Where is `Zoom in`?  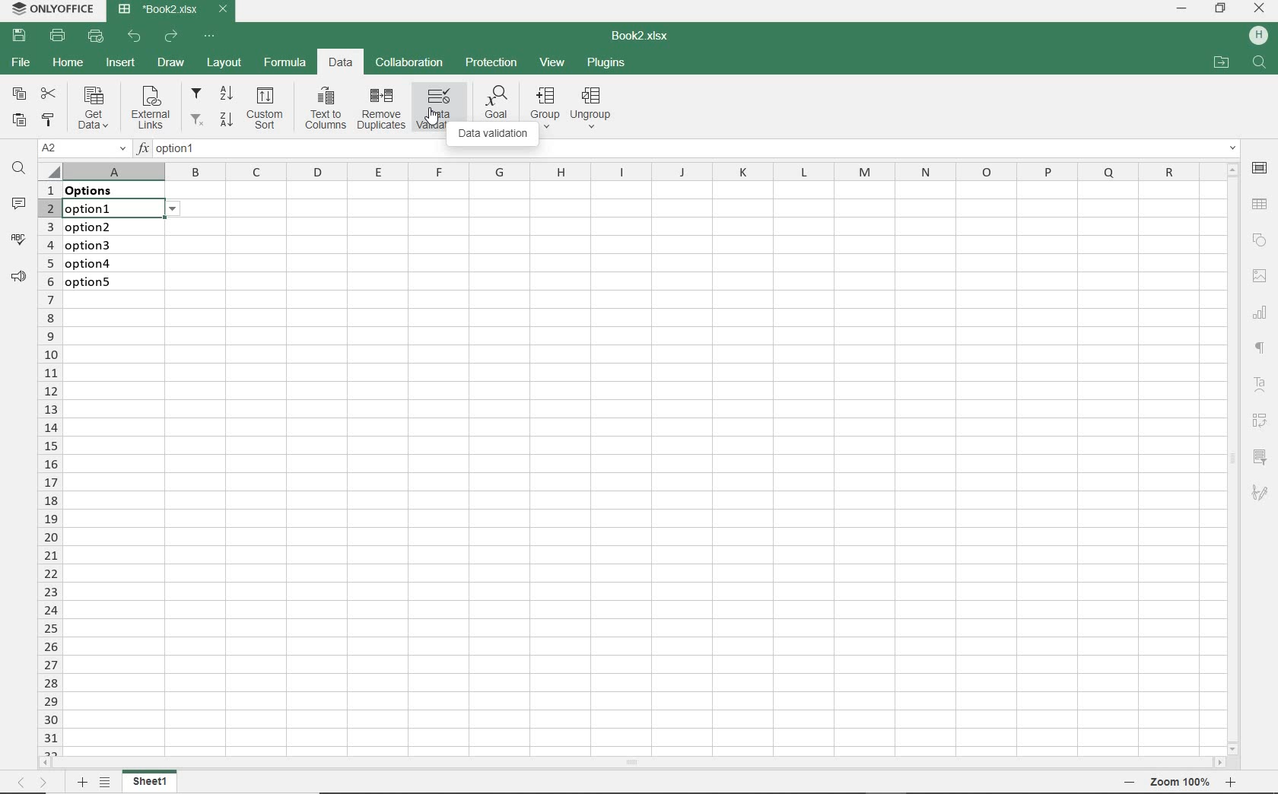 Zoom in is located at coordinates (1233, 784).